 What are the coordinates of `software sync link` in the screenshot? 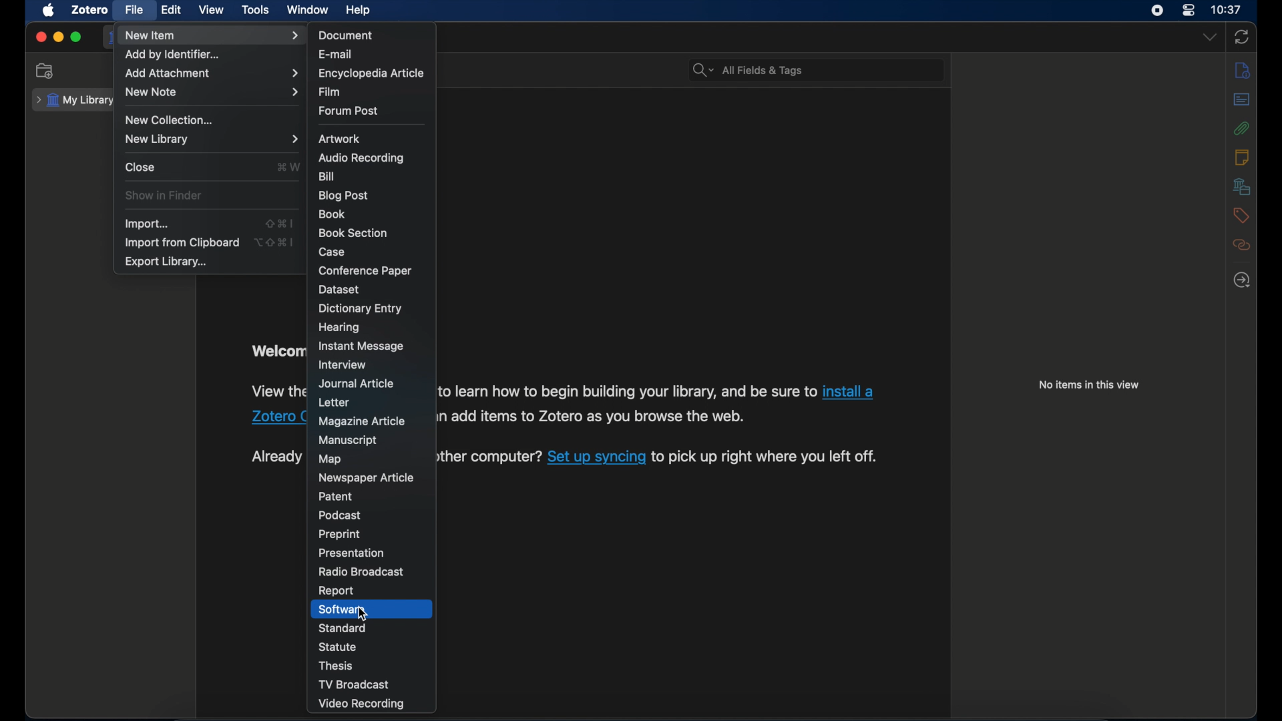 It's located at (596, 457).